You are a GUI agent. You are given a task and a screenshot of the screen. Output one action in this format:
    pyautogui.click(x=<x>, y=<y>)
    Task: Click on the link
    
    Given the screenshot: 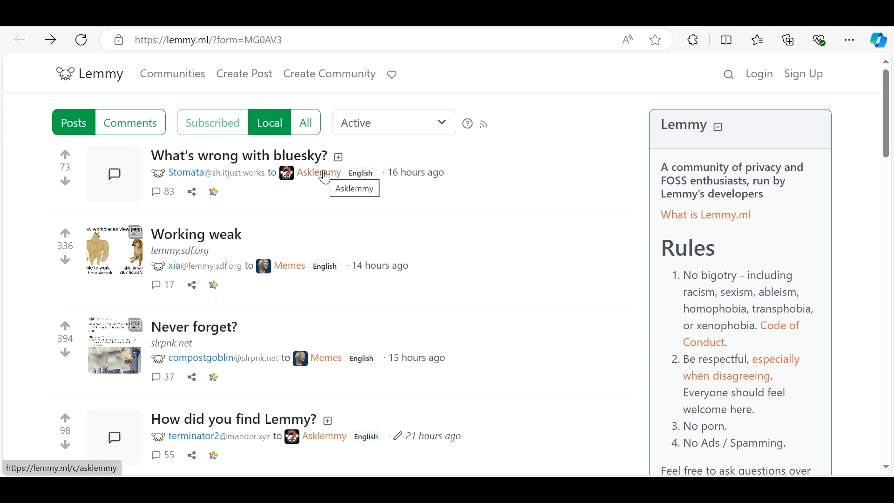 What is the action you would take?
    pyautogui.click(x=215, y=191)
    